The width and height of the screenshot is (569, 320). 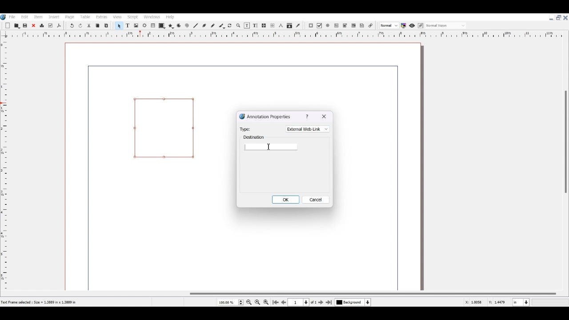 What do you see at coordinates (257, 302) in the screenshot?
I see `Zoom to 100%` at bounding box center [257, 302].